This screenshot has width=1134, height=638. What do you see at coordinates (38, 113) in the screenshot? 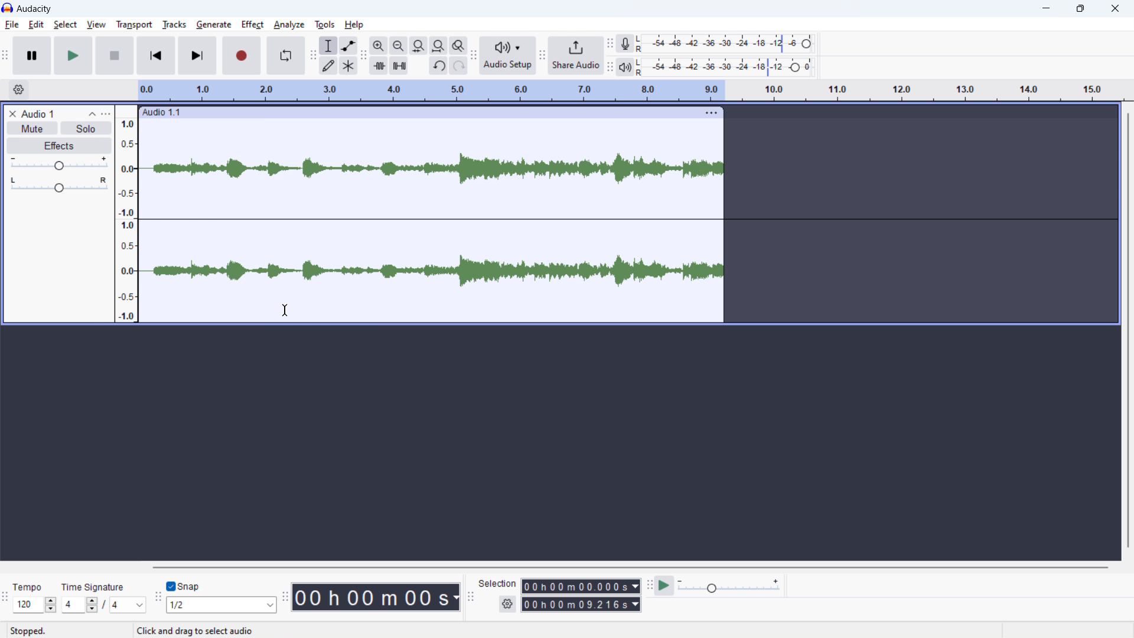
I see `track title` at bounding box center [38, 113].